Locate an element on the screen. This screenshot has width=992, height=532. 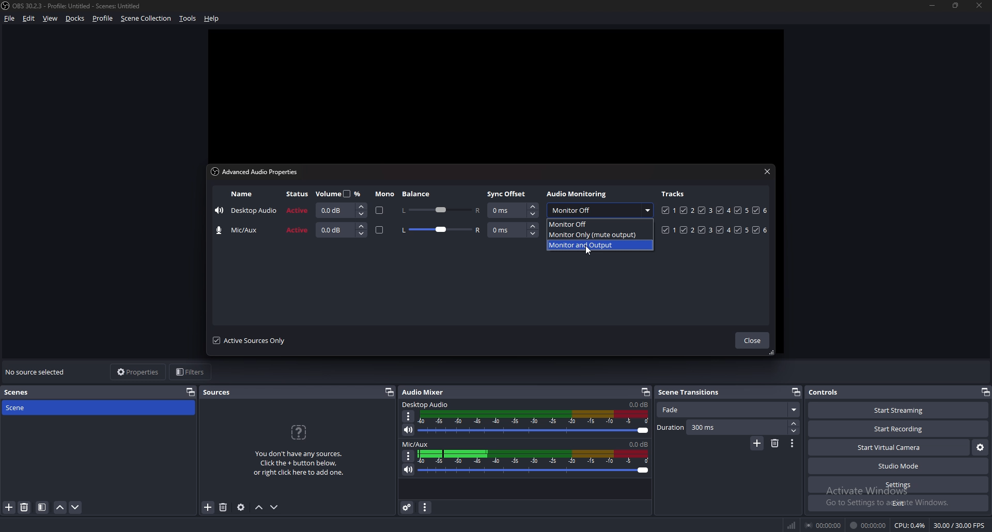
stuatus is located at coordinates (299, 194).